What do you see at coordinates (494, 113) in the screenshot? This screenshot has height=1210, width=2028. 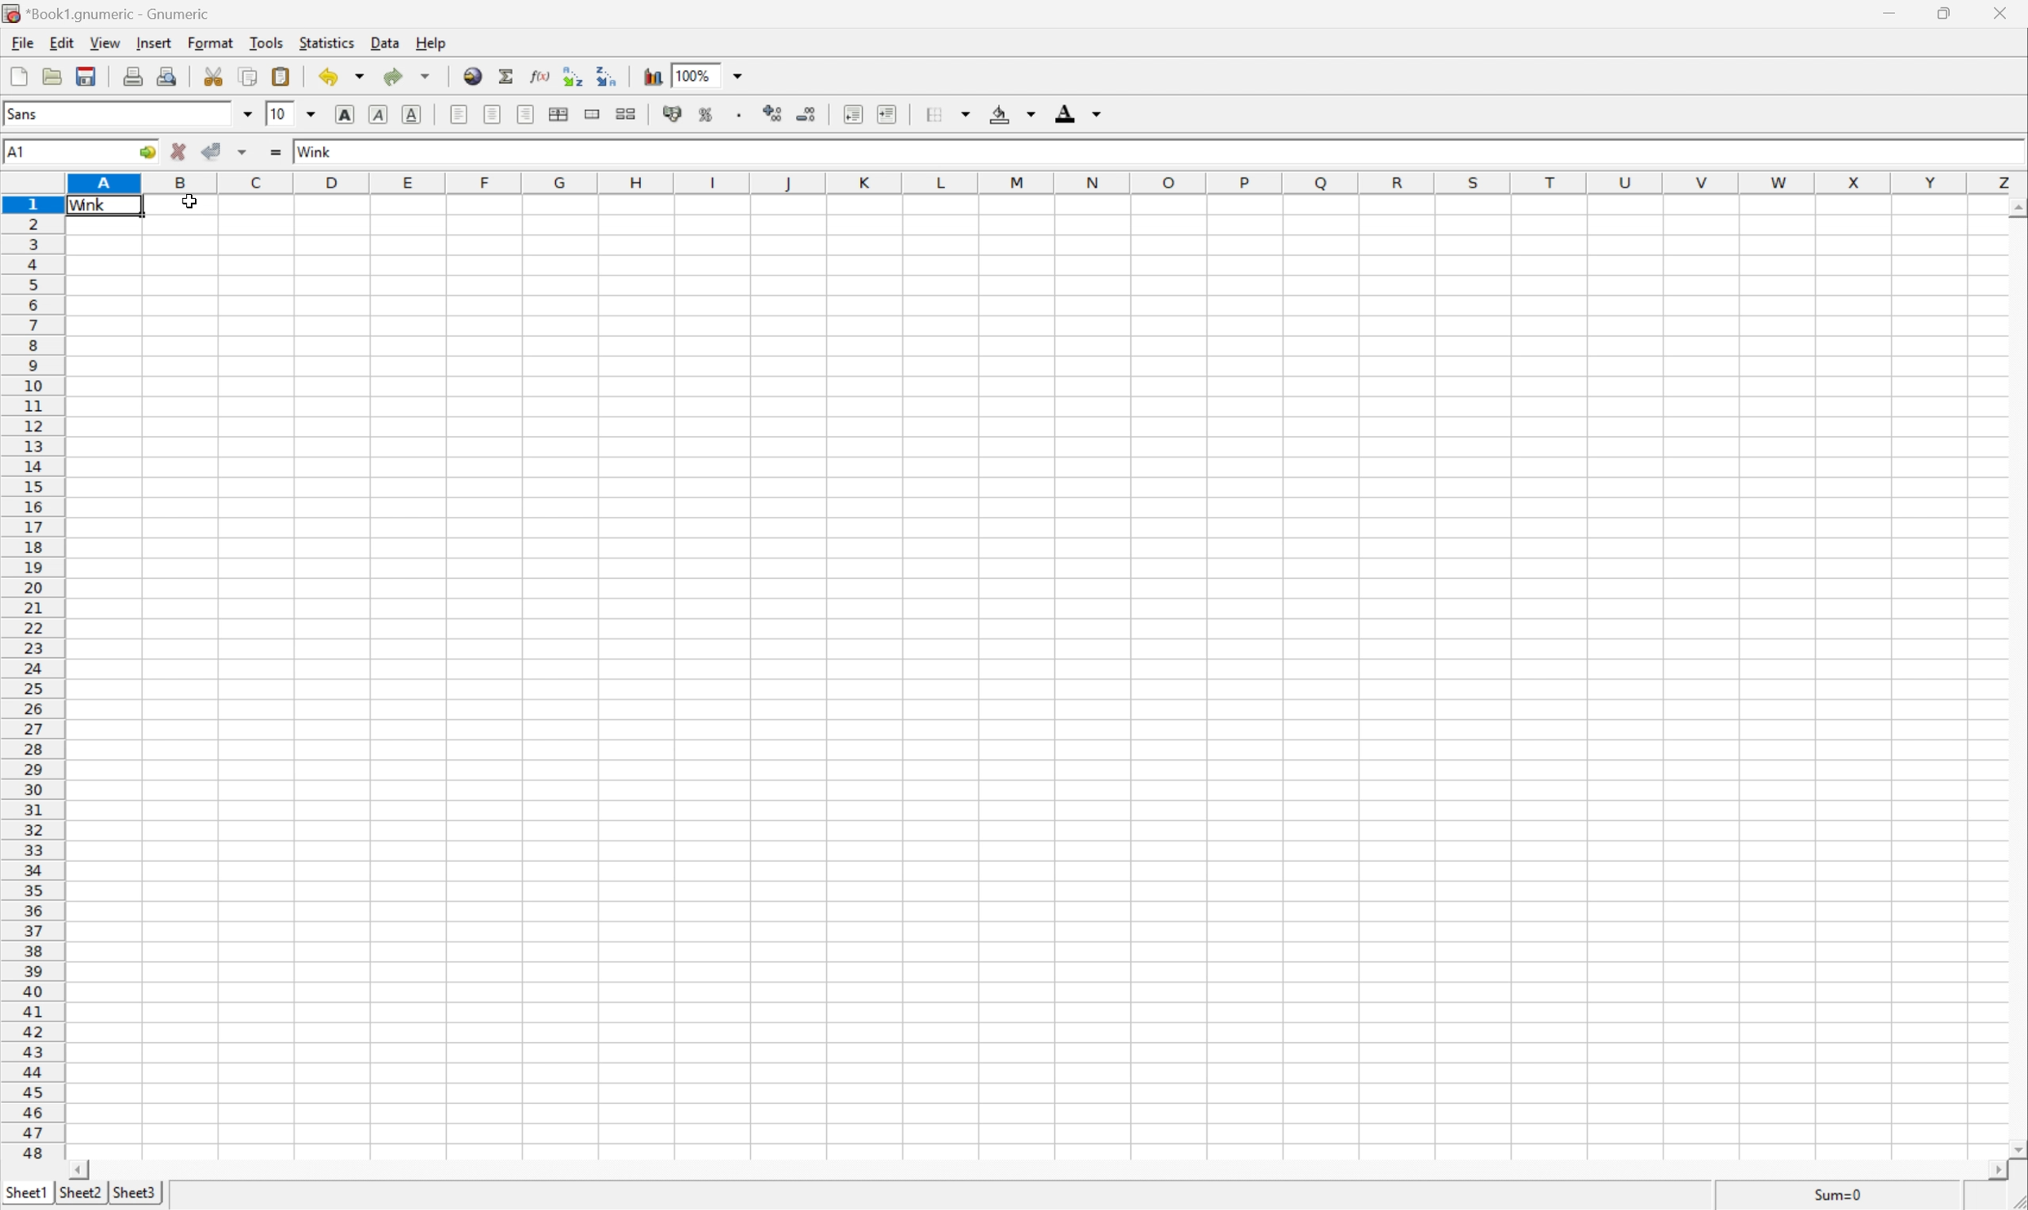 I see `center horizontally` at bounding box center [494, 113].